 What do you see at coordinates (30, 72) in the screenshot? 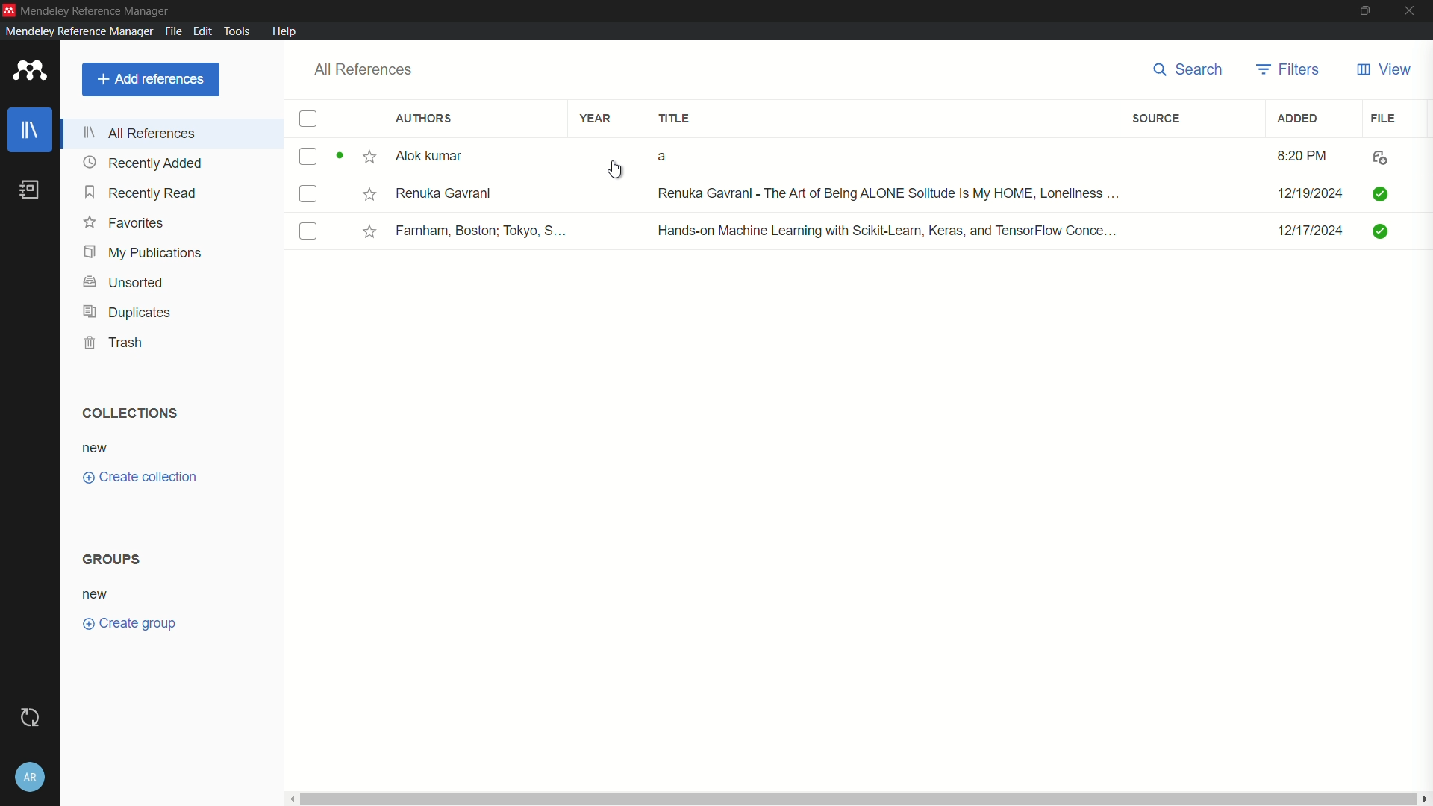
I see `app icon` at bounding box center [30, 72].